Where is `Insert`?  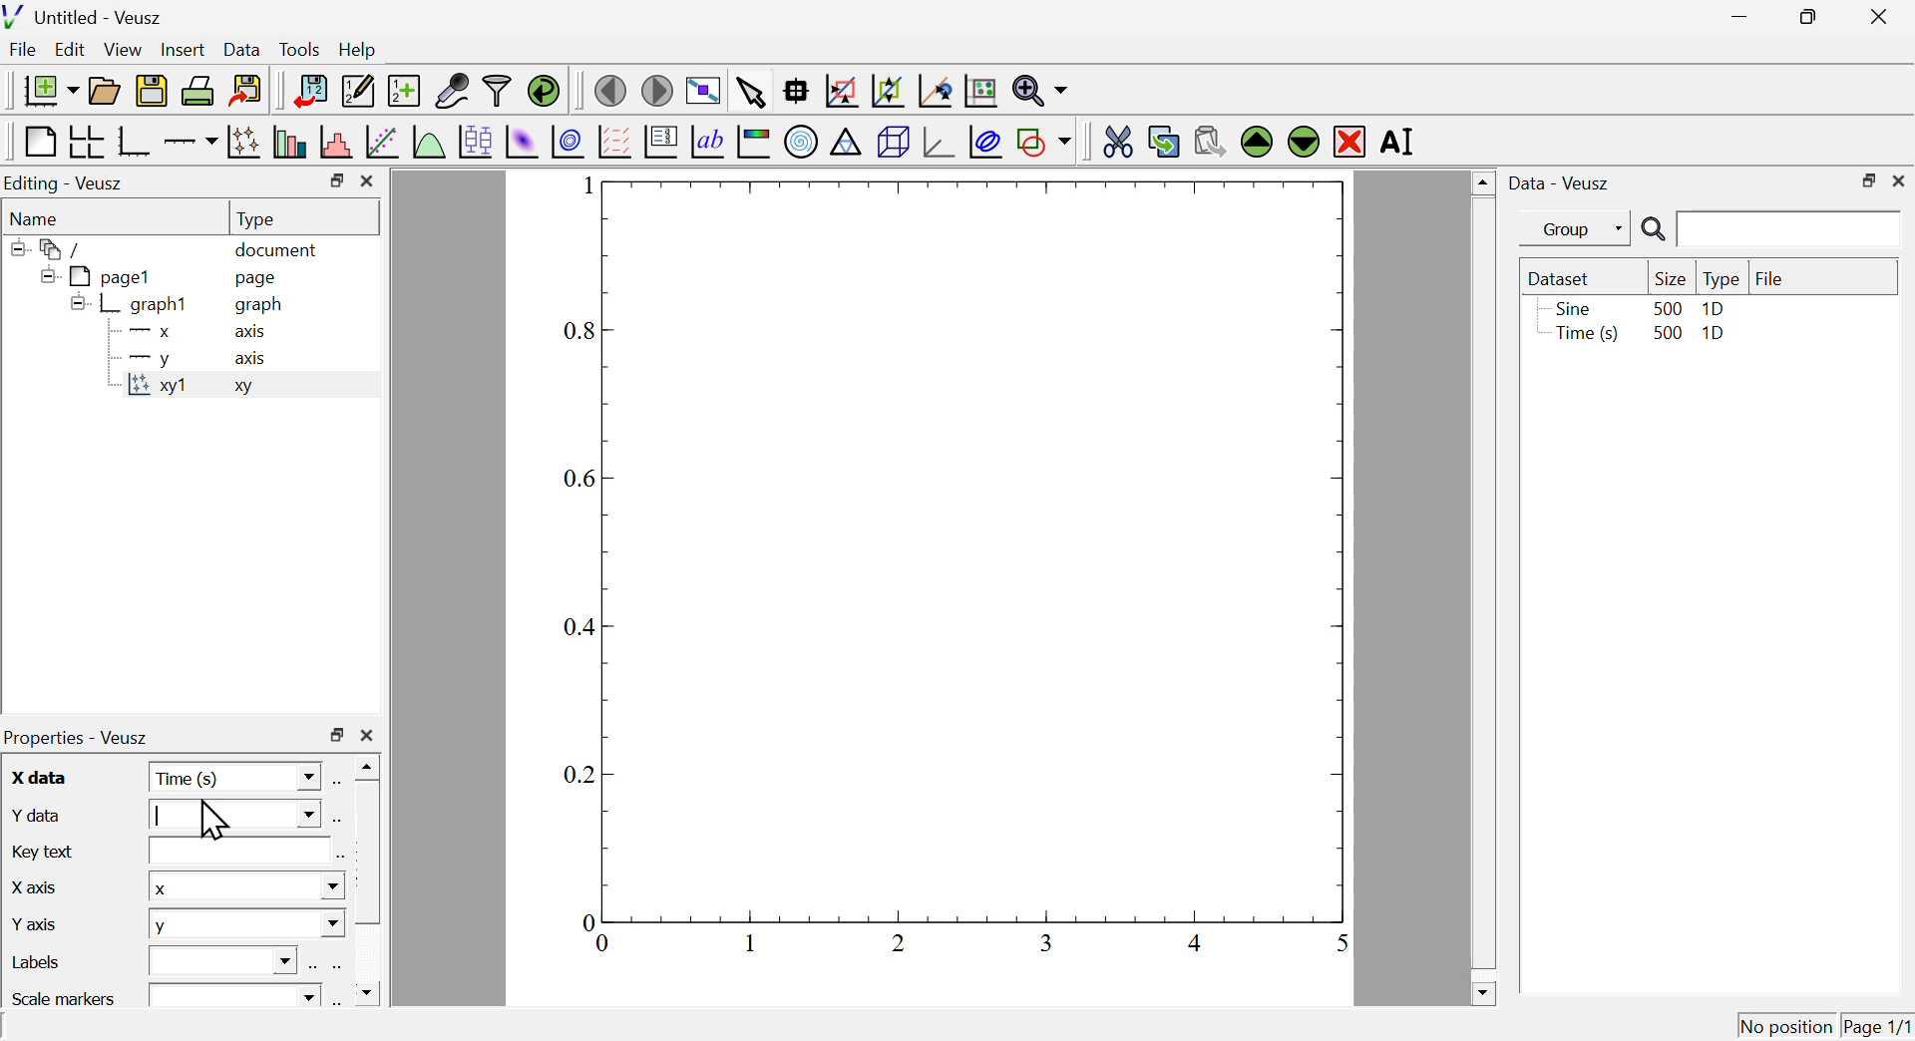 Insert is located at coordinates (181, 48).